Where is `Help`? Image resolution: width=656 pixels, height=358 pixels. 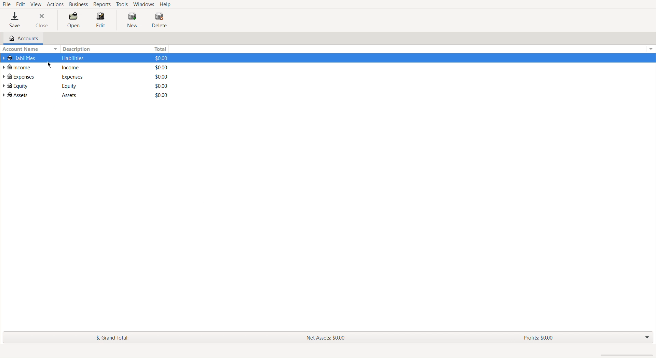 Help is located at coordinates (168, 4).